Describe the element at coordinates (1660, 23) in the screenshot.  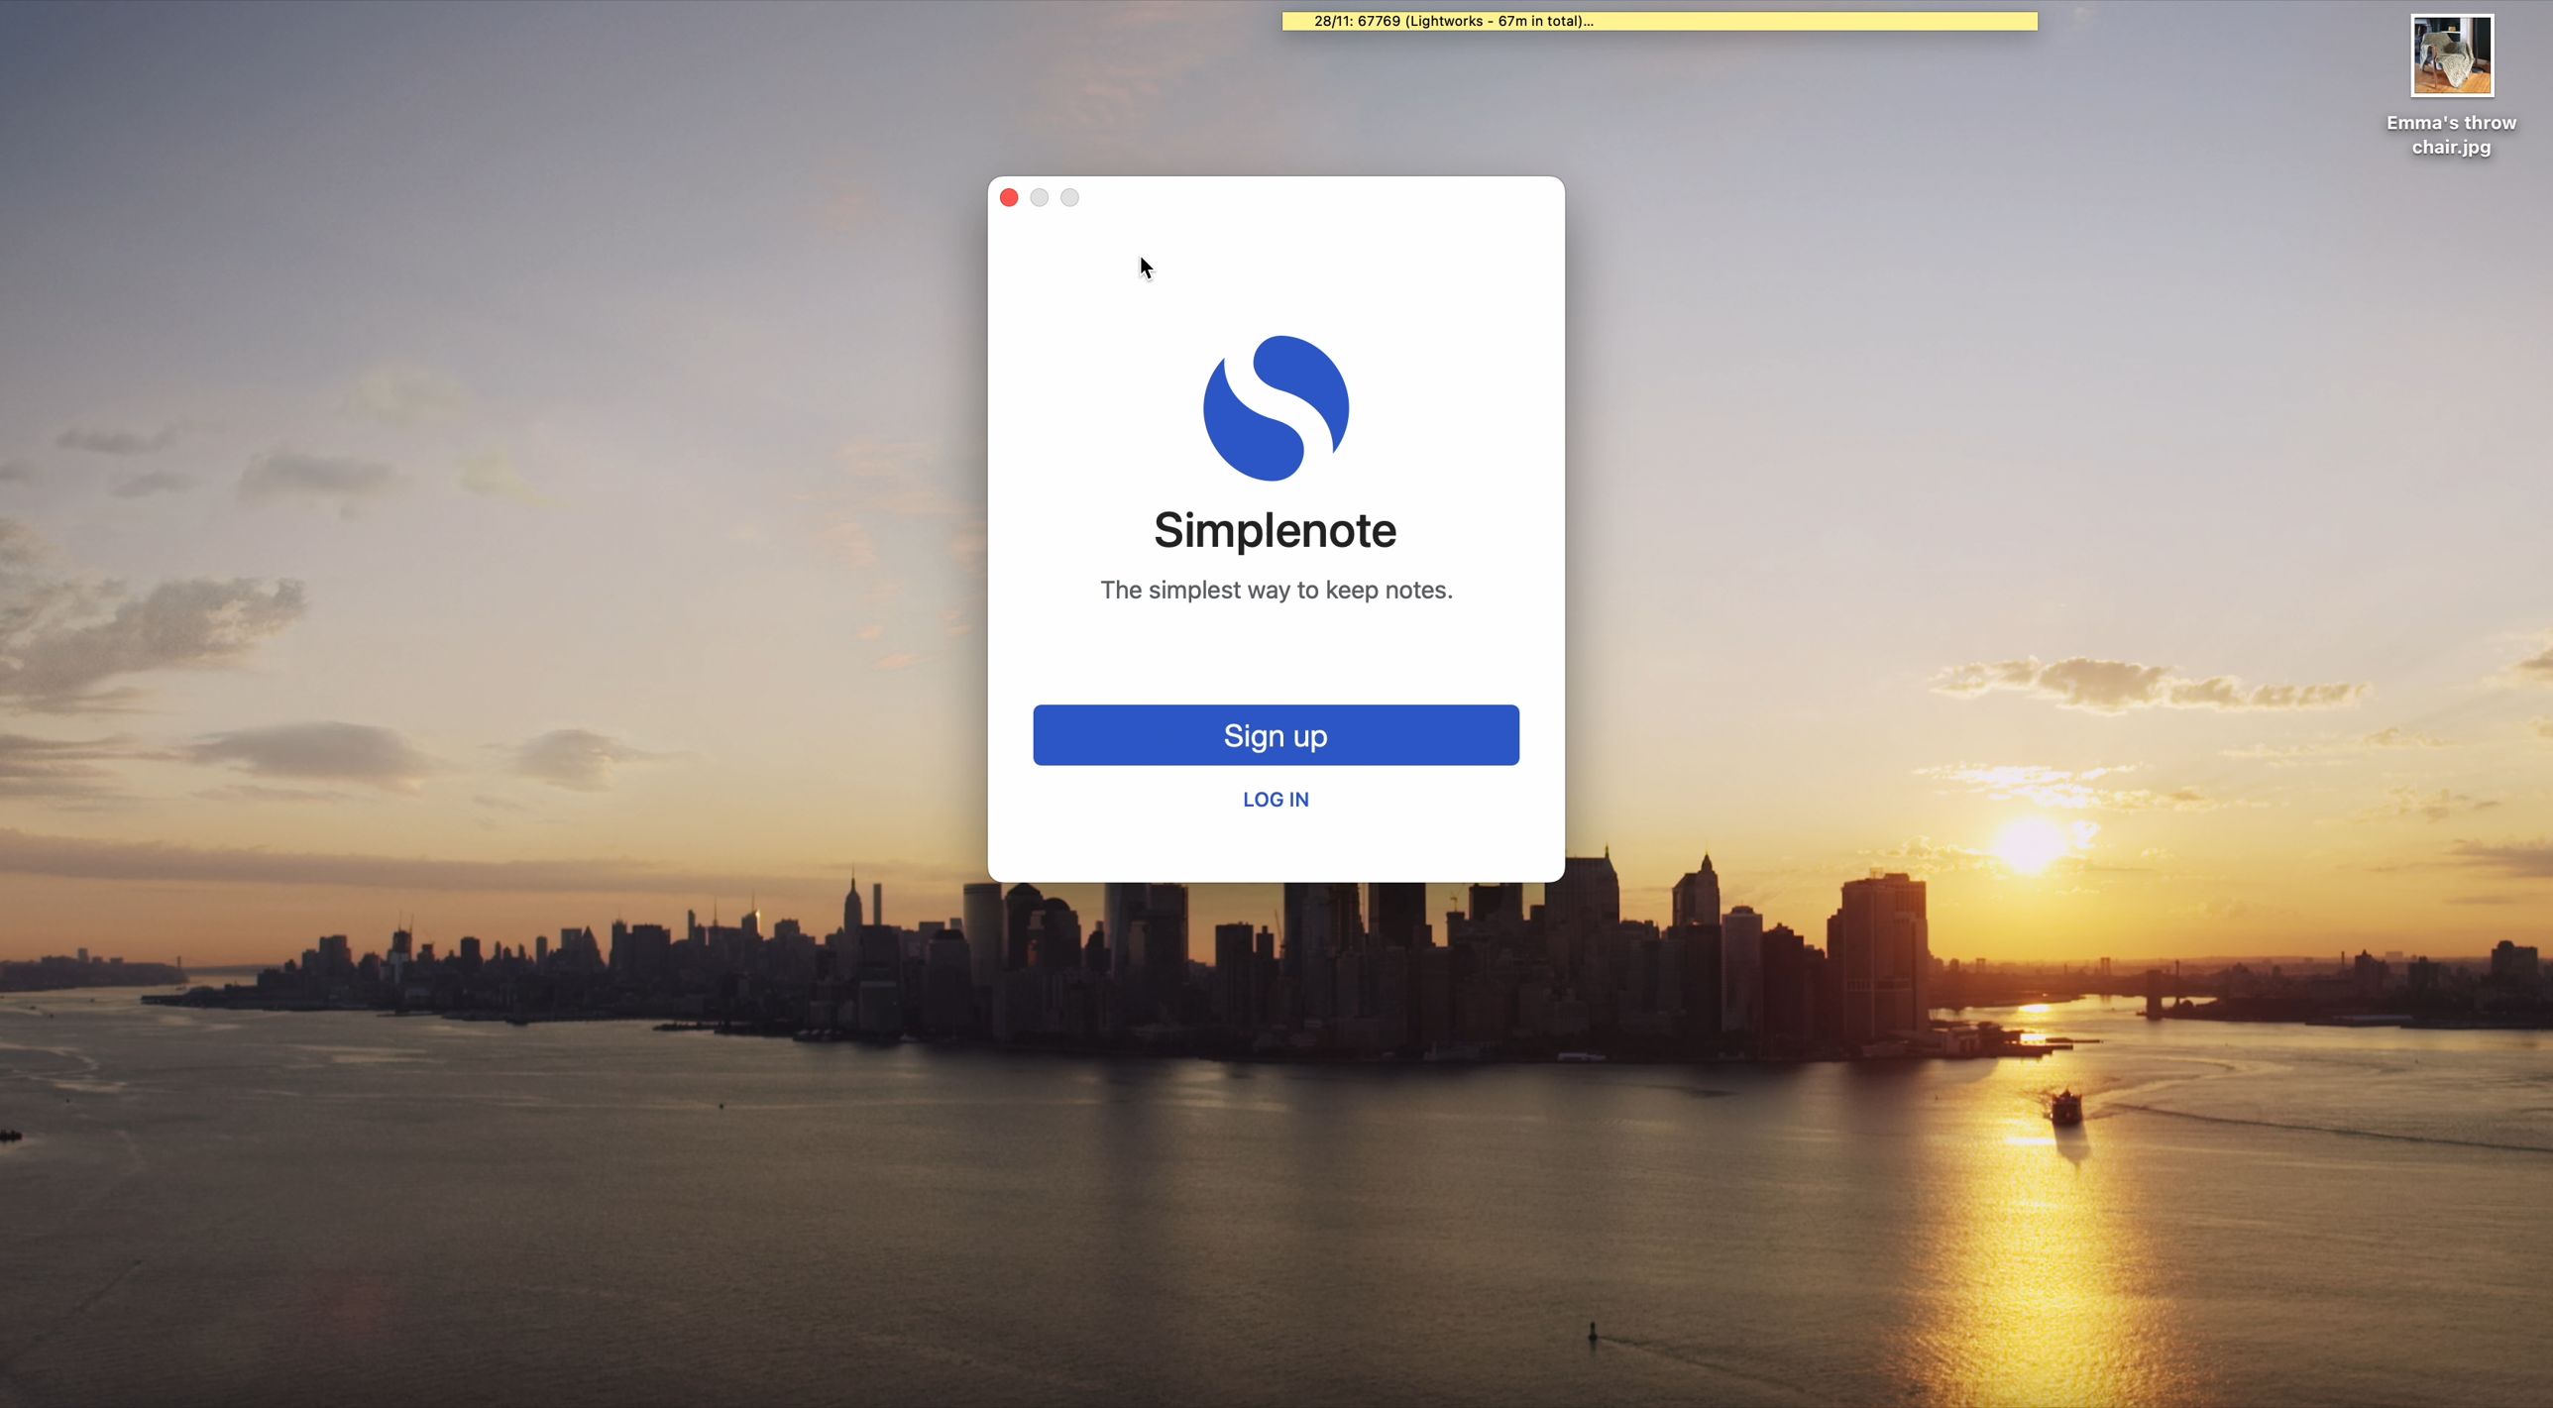
I see `stickie` at that location.